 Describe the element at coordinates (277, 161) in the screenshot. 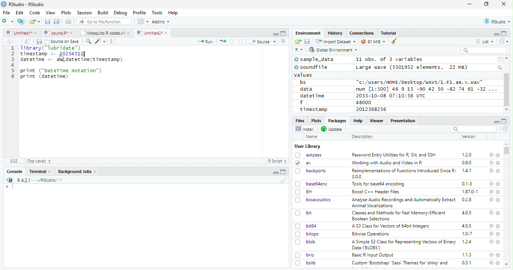

I see `R Script` at that location.